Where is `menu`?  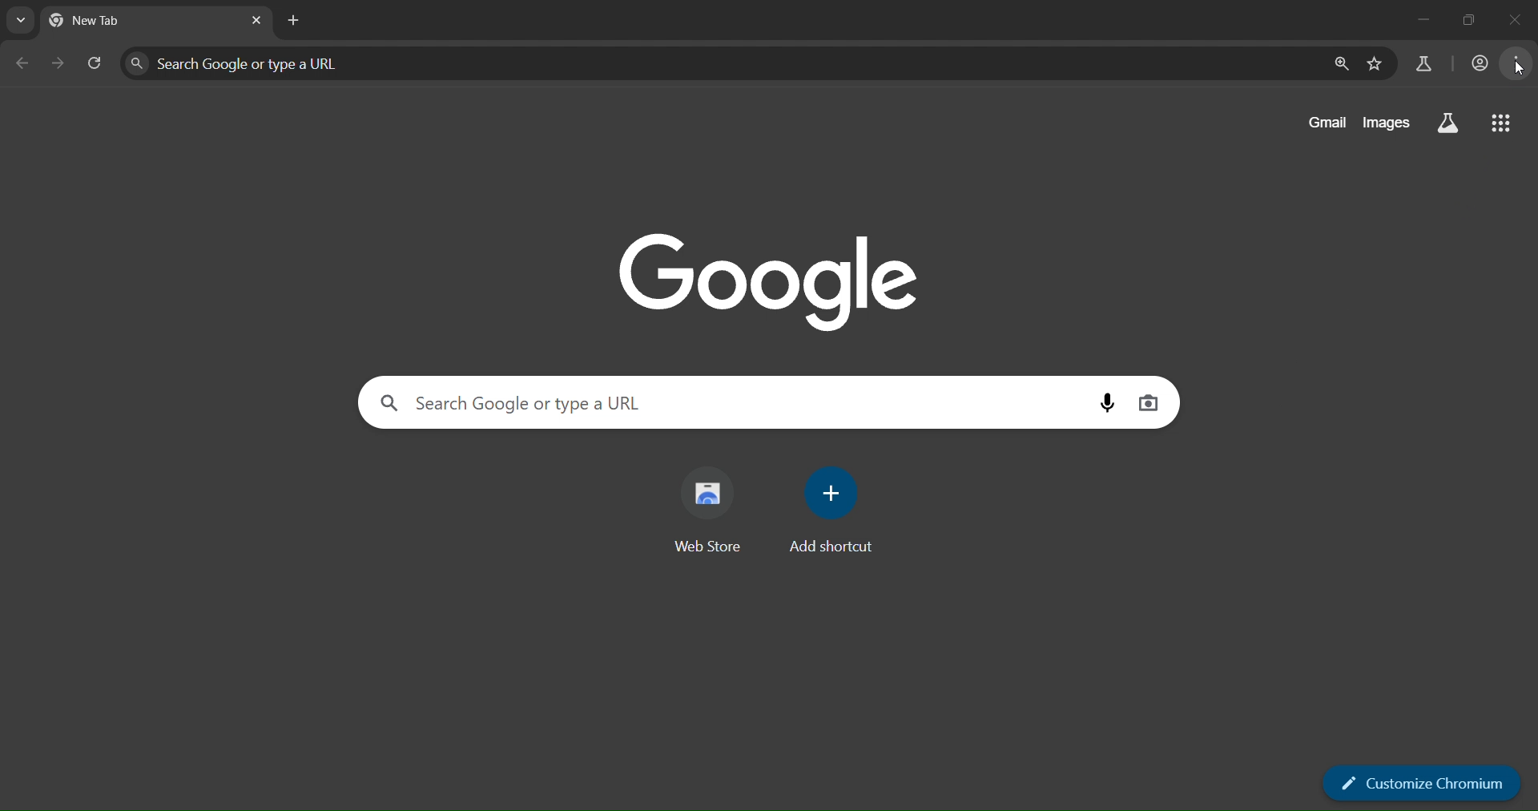 menu is located at coordinates (1520, 64).